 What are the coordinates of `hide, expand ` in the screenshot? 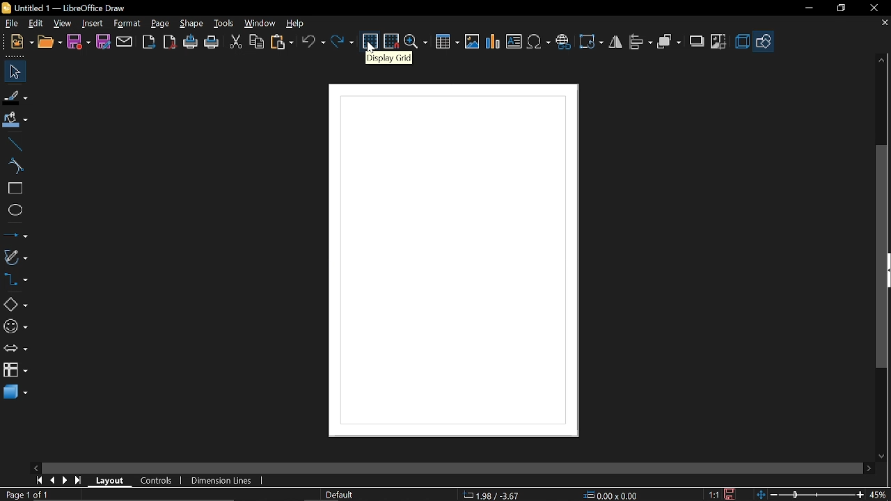 It's located at (889, 271).